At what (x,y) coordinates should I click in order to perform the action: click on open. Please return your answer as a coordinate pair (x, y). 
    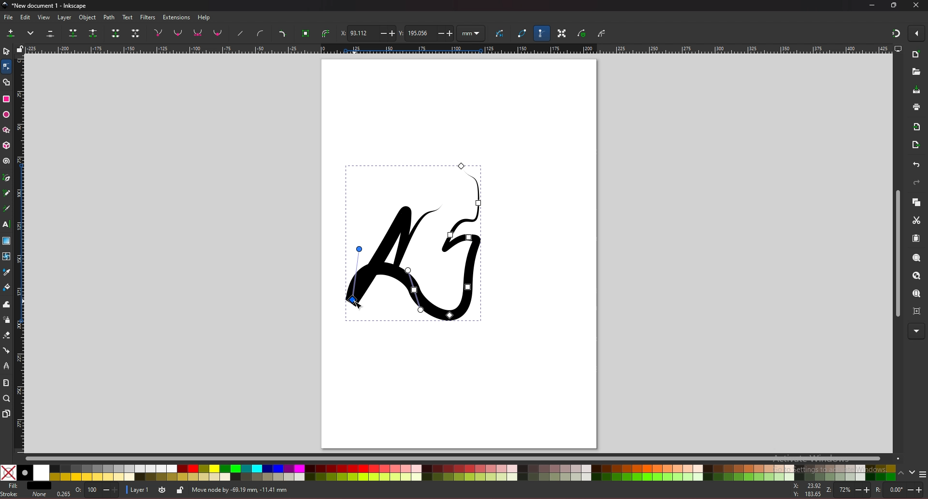
    Looking at the image, I should click on (916, 72).